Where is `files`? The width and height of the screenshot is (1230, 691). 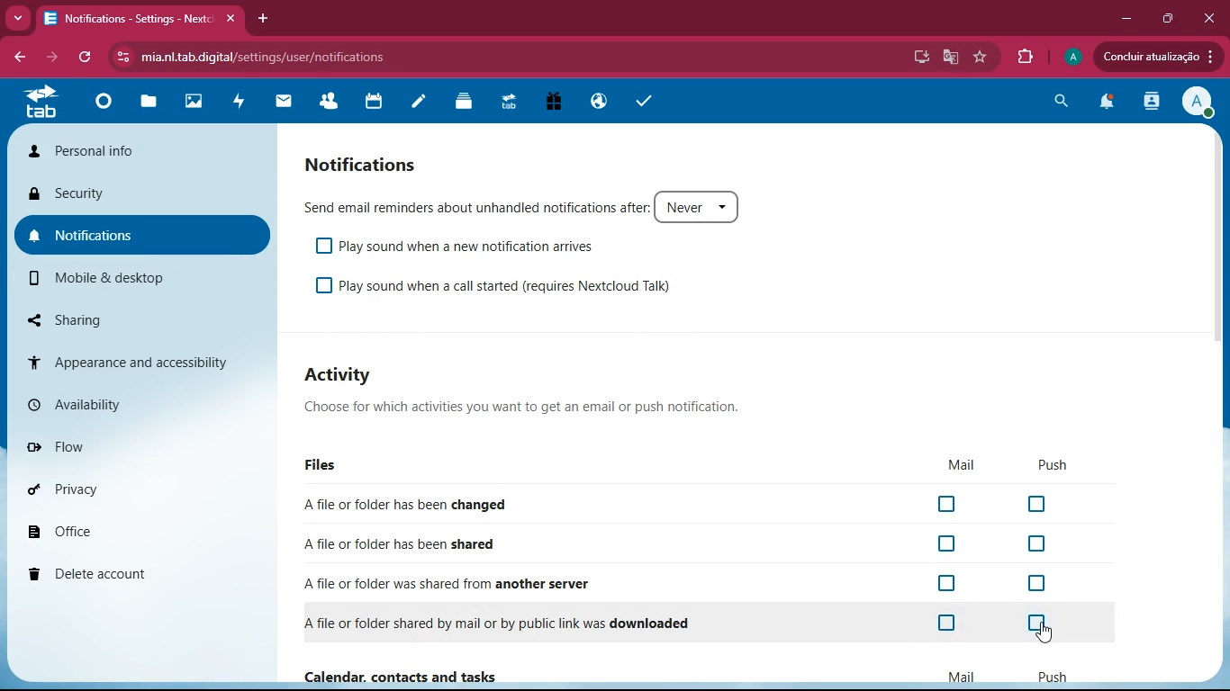 files is located at coordinates (147, 103).